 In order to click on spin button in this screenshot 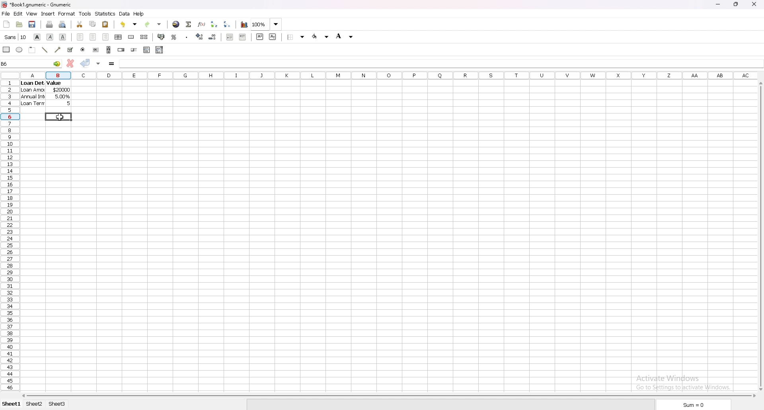, I will do `click(121, 49)`.